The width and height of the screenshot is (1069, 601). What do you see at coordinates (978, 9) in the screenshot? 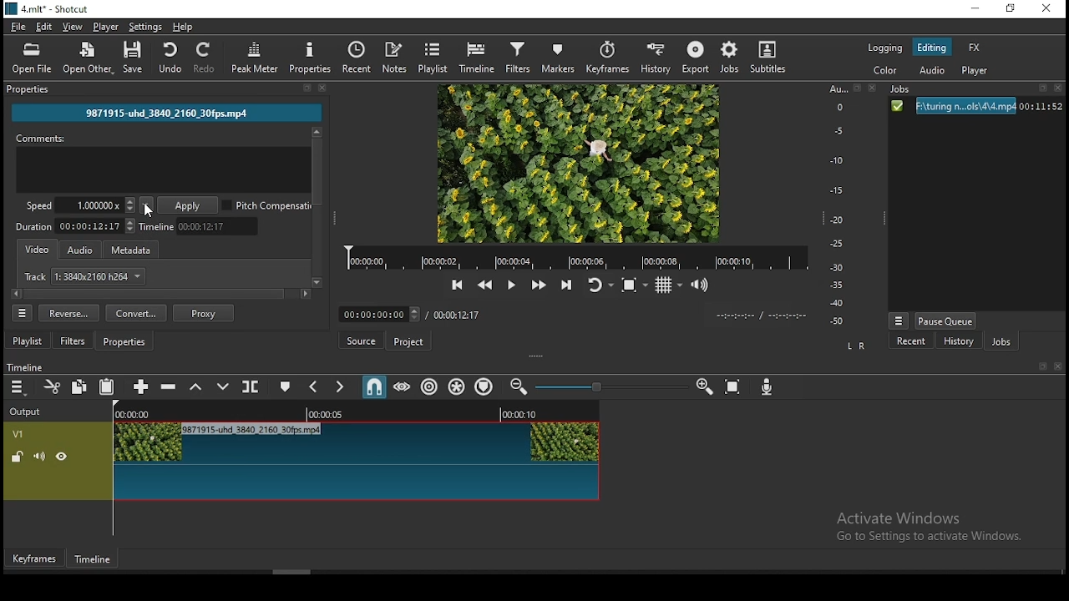
I see `minimize` at bounding box center [978, 9].